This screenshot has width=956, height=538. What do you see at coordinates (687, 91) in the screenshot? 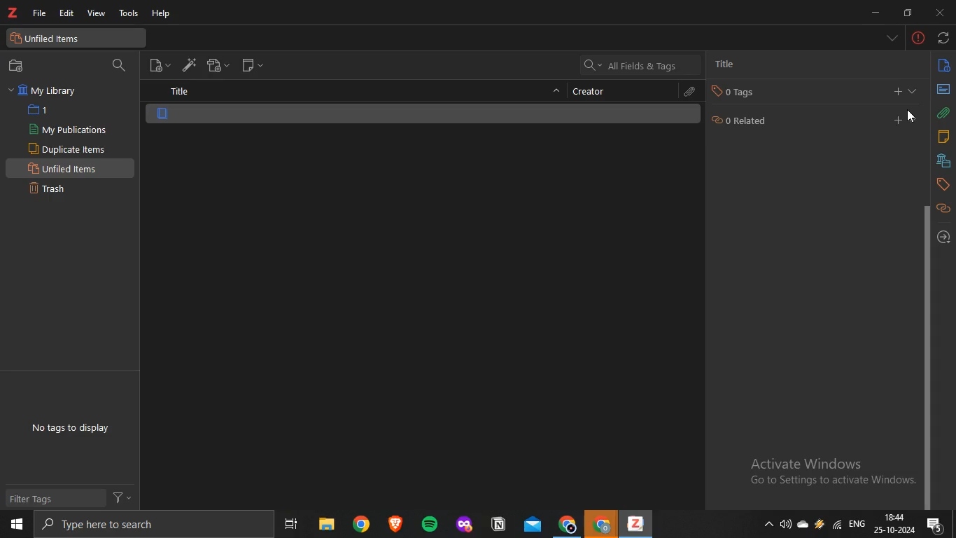
I see `attachments` at bounding box center [687, 91].